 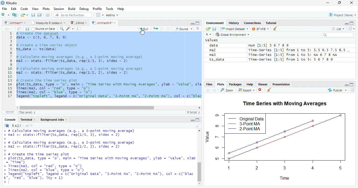 I want to click on New file, so click(x=5, y=15).